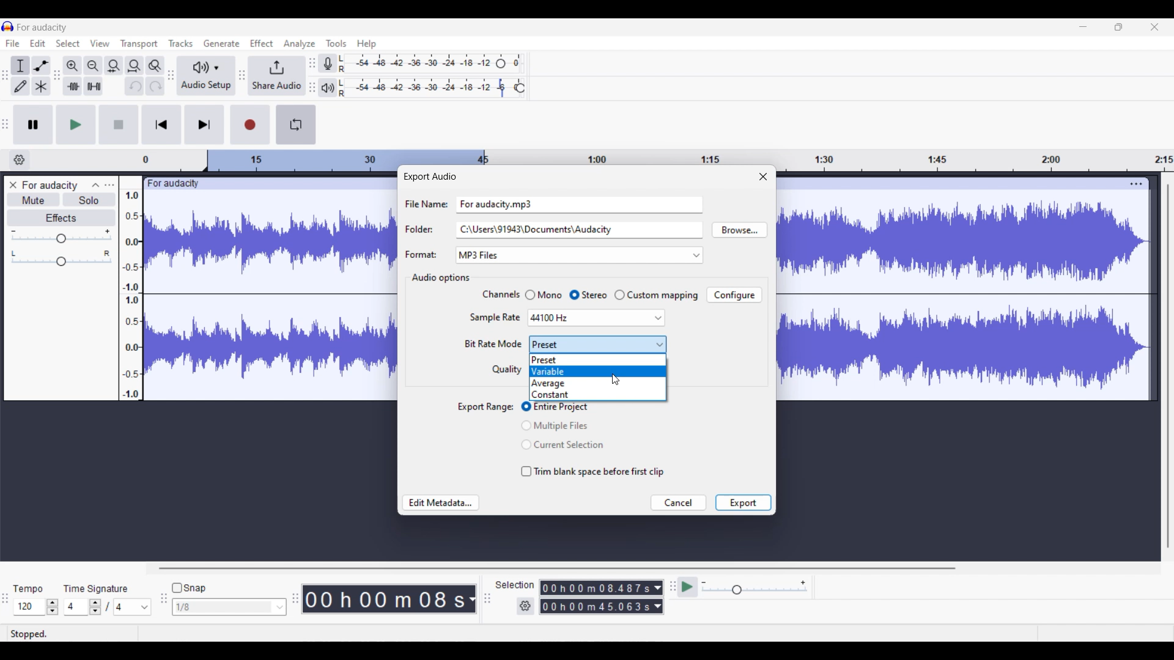 The width and height of the screenshot is (1174, 660). I want to click on Scale to measure length of track, so click(657, 156).